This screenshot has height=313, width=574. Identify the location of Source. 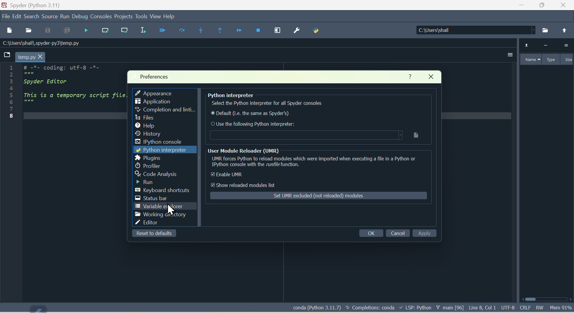
(49, 16).